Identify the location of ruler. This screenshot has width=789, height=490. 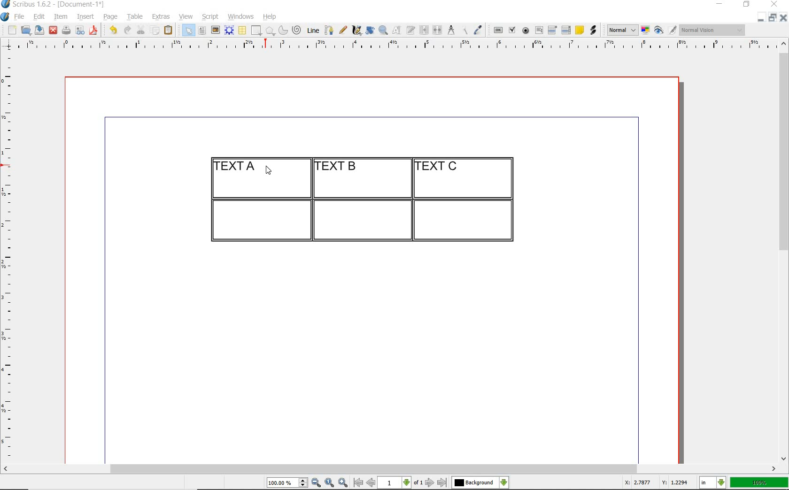
(10, 256).